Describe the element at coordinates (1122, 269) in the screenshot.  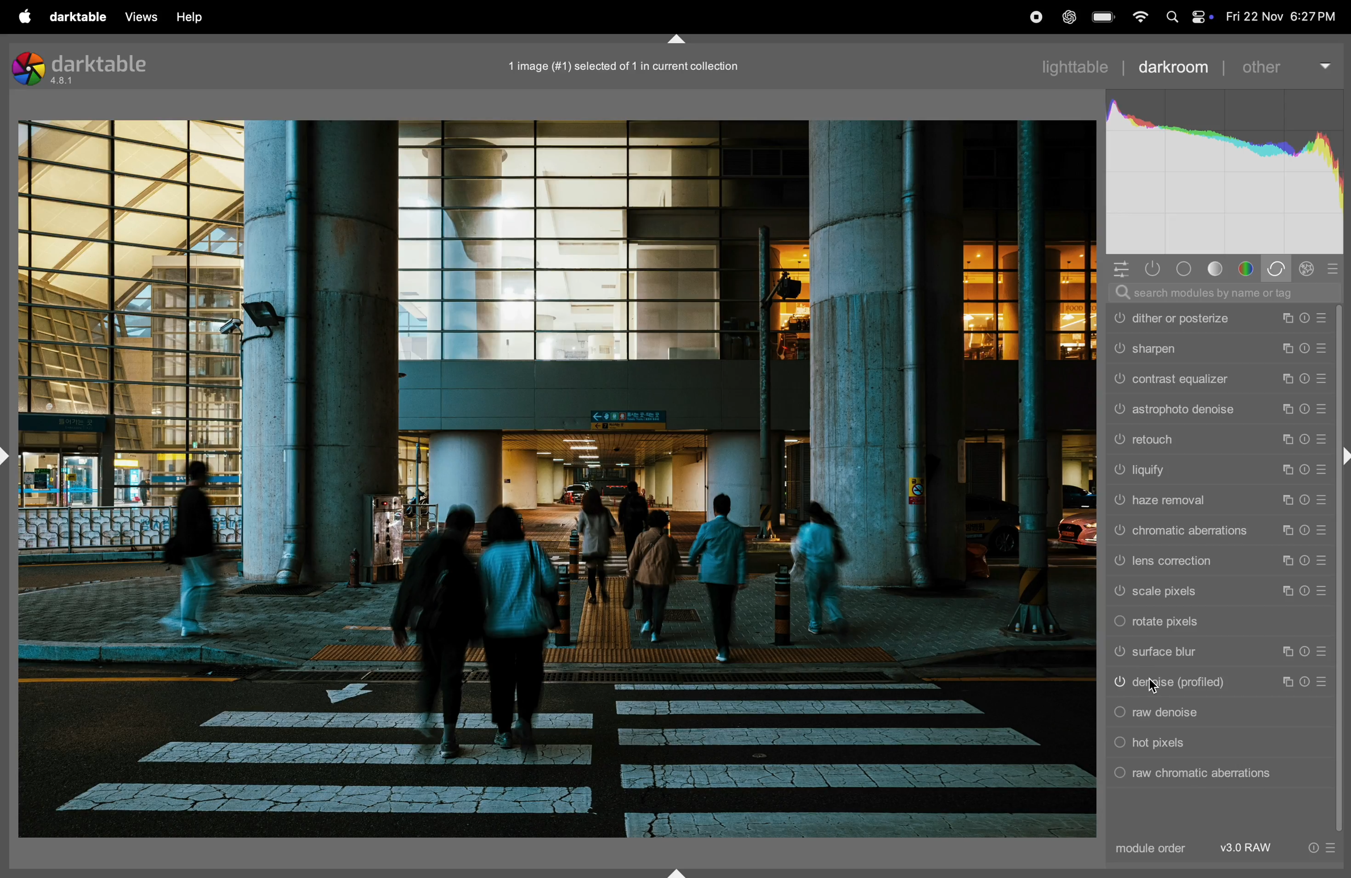
I see `quick acess panel` at that location.